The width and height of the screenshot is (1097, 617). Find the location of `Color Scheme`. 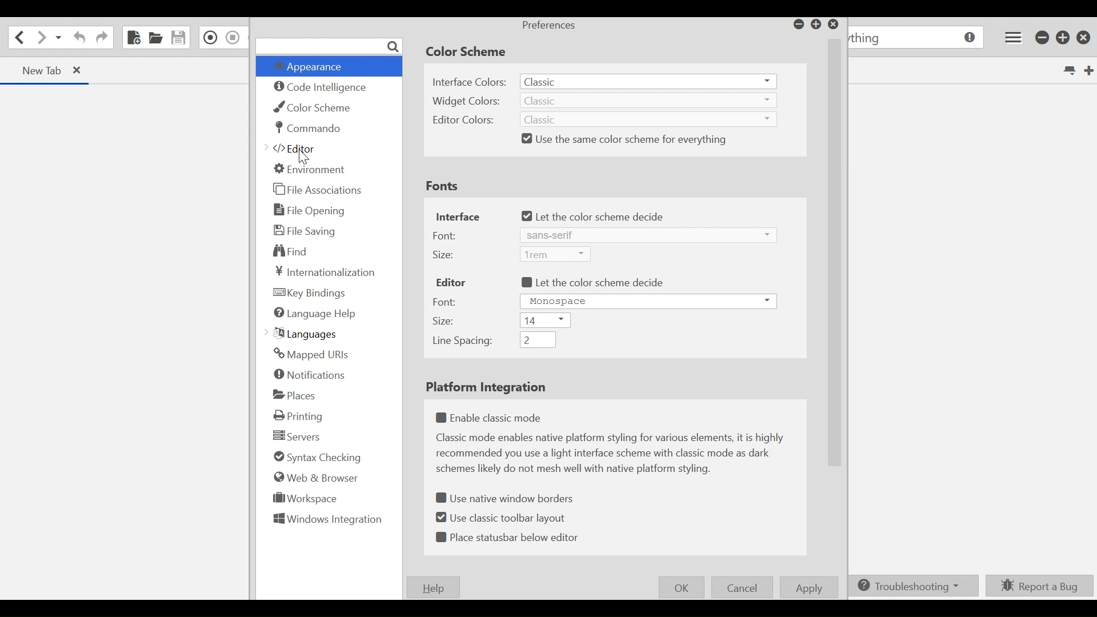

Color Scheme is located at coordinates (314, 107).